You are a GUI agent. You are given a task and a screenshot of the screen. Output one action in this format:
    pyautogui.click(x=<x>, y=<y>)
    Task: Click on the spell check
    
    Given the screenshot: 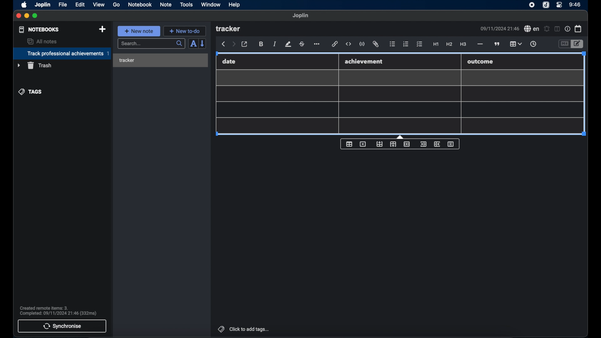 What is the action you would take?
    pyautogui.click(x=532, y=29)
    